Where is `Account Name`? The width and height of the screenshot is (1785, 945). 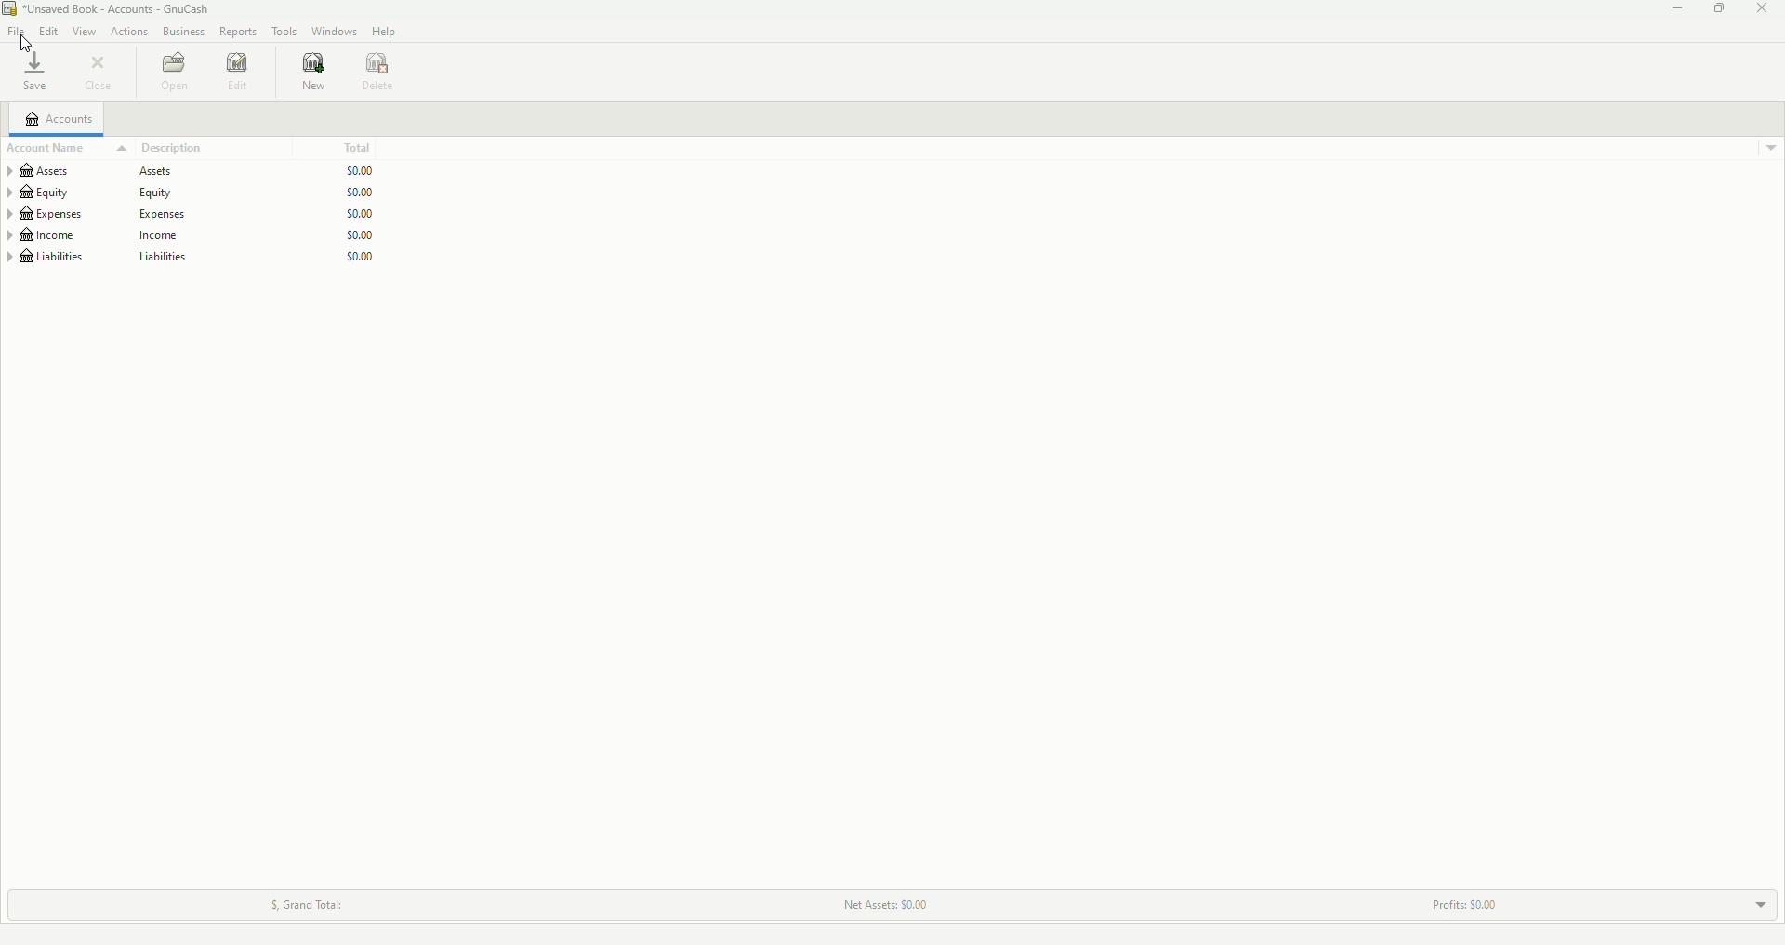
Account Name is located at coordinates (46, 149).